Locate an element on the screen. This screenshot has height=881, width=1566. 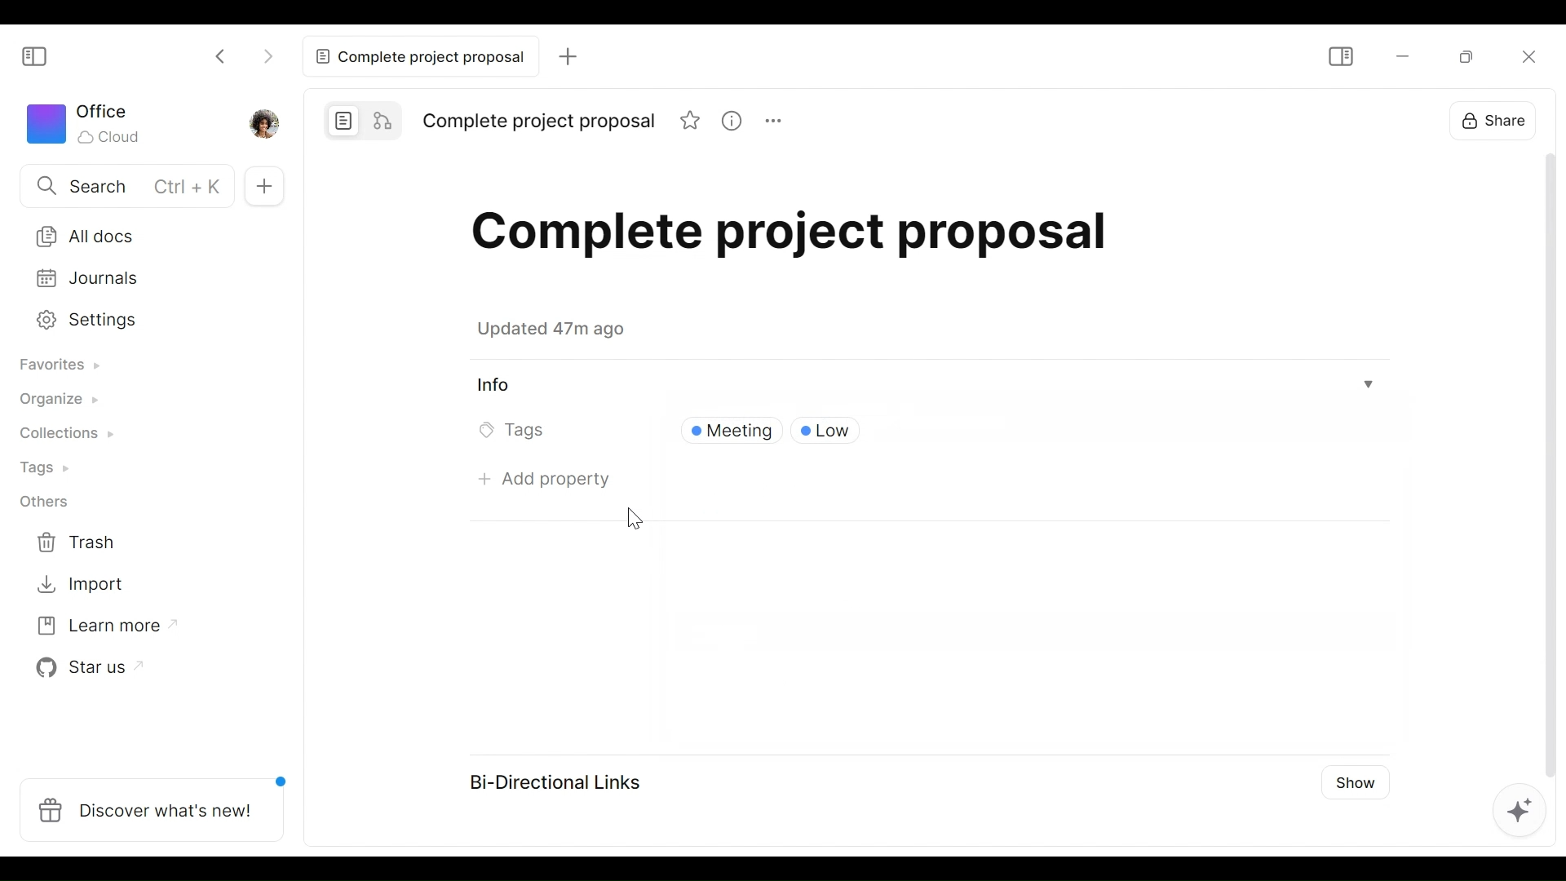
Share is located at coordinates (1496, 119).